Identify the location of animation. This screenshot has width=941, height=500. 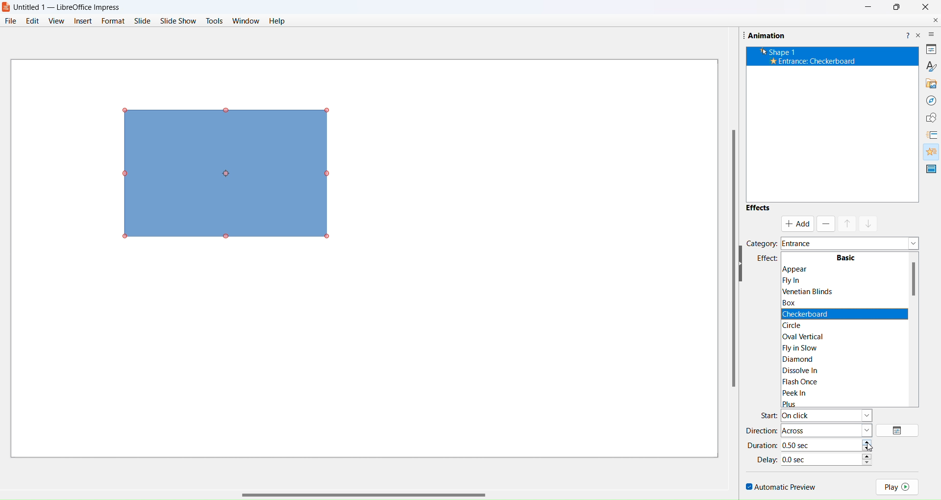
(929, 151).